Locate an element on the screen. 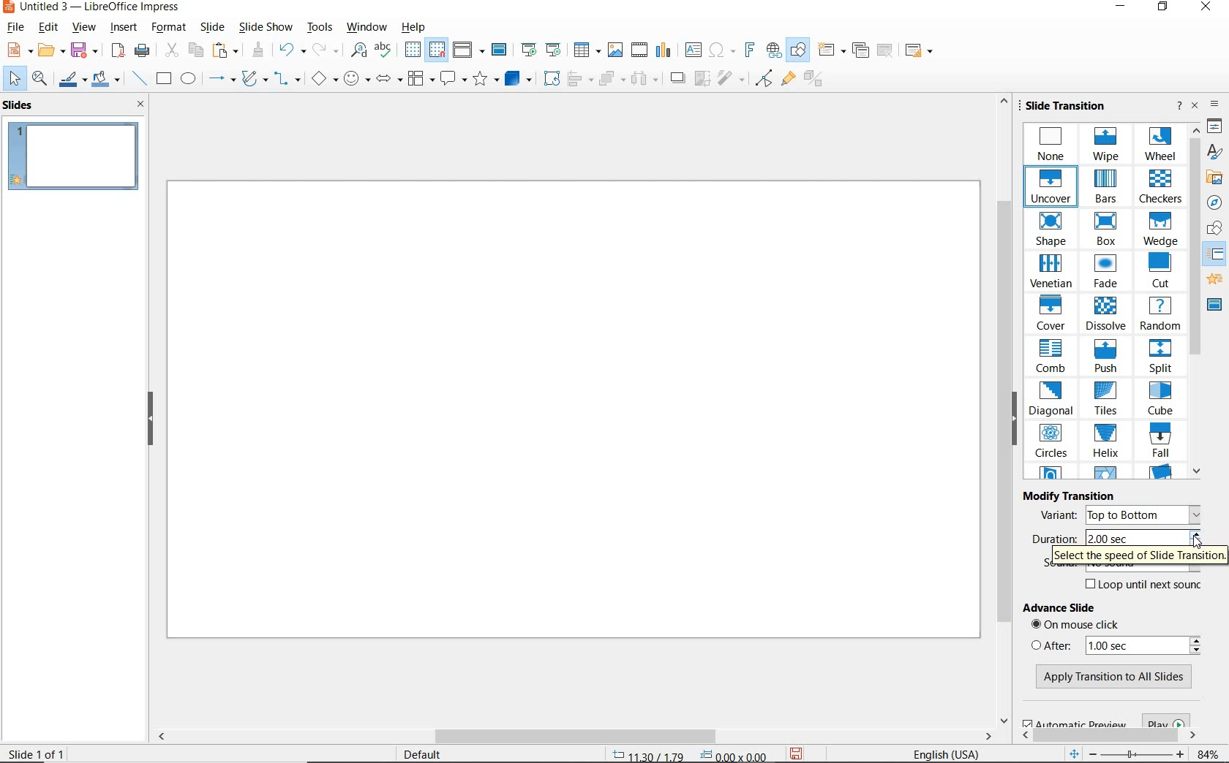  INSERT IMAGE is located at coordinates (617, 50).